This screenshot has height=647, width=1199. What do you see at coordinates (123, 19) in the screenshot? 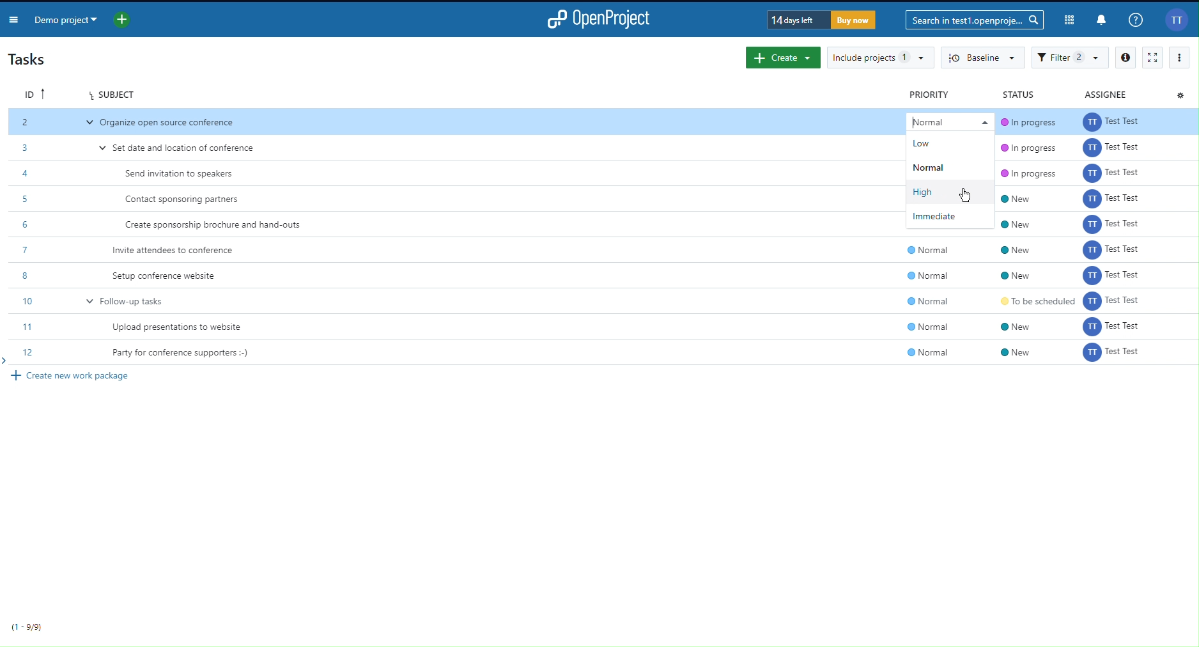
I see `New Project` at bounding box center [123, 19].